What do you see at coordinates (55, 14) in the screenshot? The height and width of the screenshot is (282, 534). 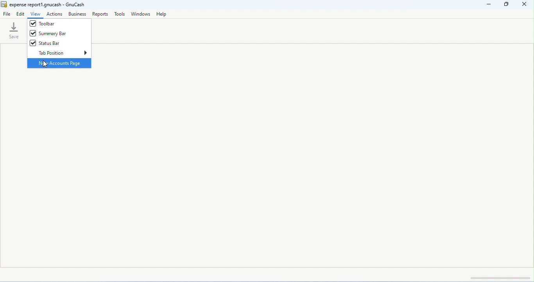 I see `actions` at bounding box center [55, 14].